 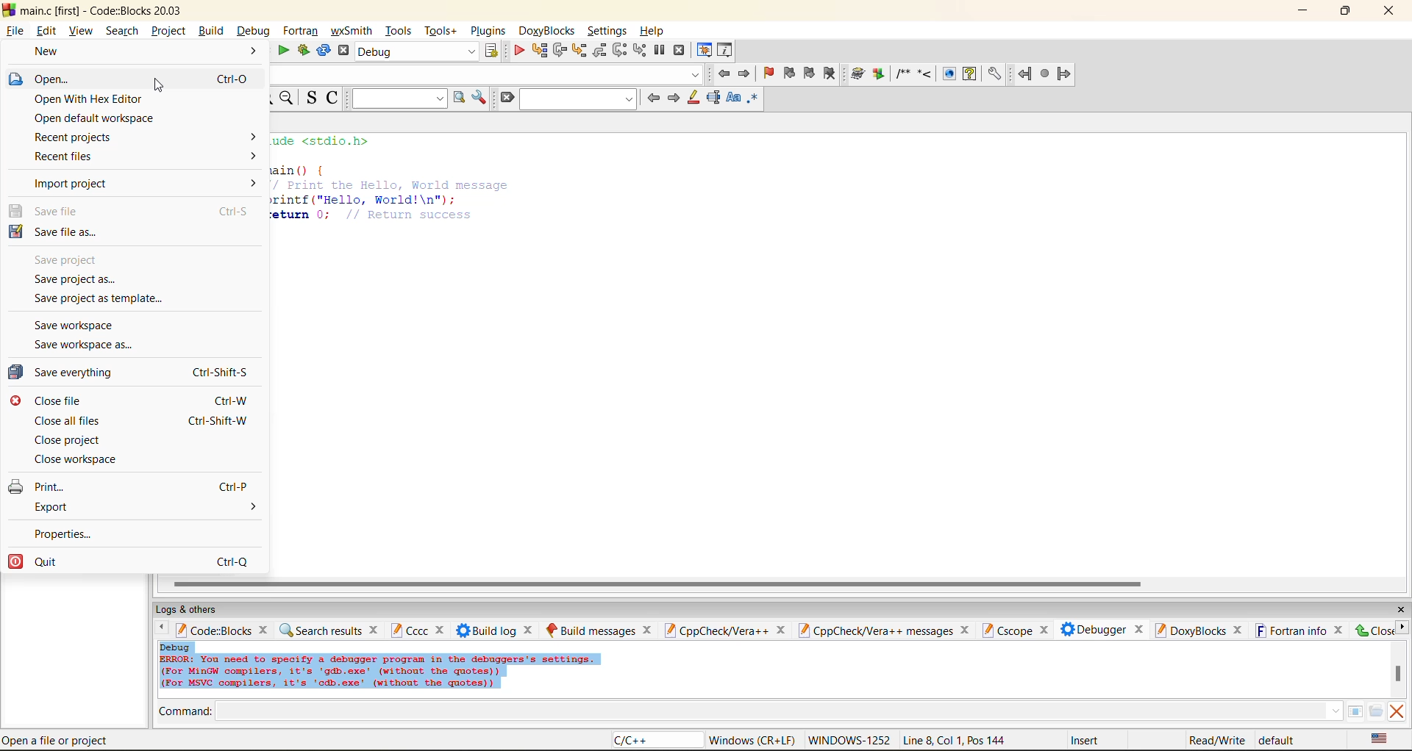 I want to click on tools, so click(x=400, y=30).